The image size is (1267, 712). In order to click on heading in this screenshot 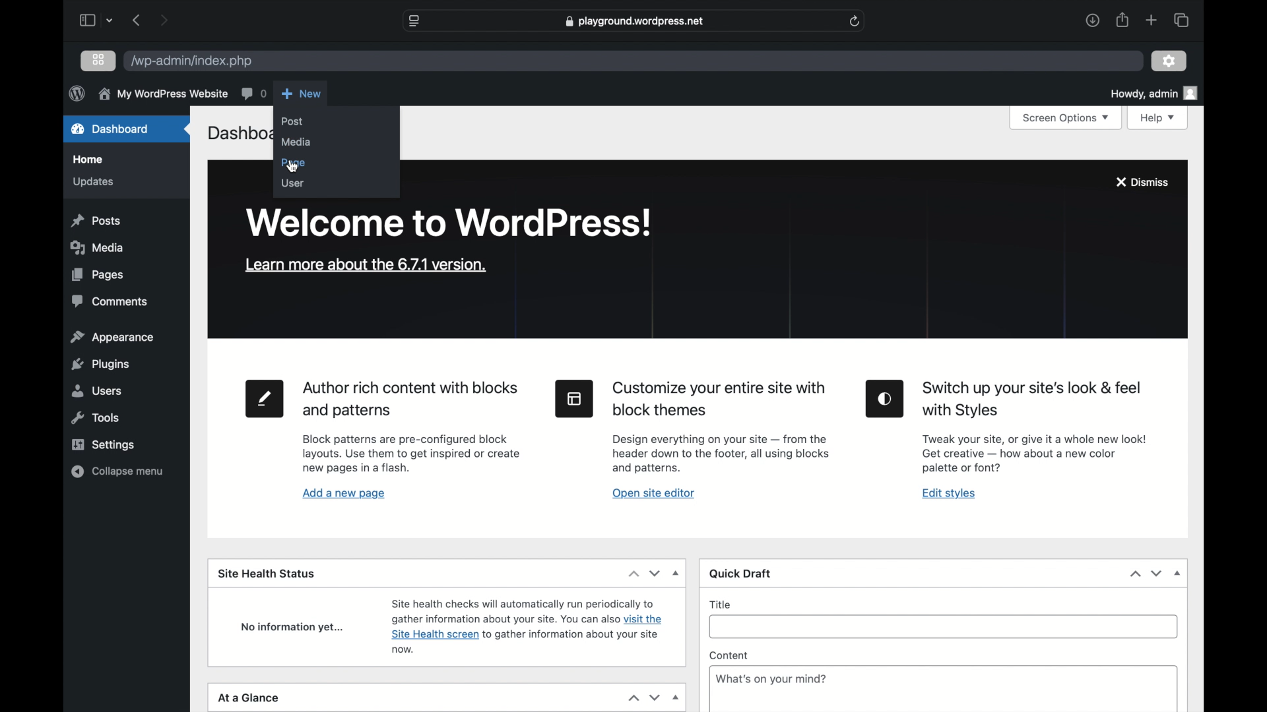, I will do `click(720, 400)`.